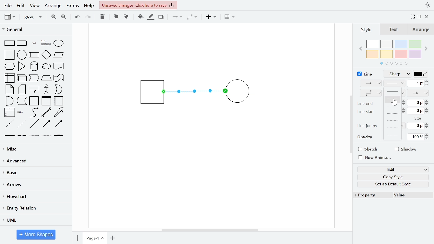  I want to click on horizontal container, so click(59, 101).